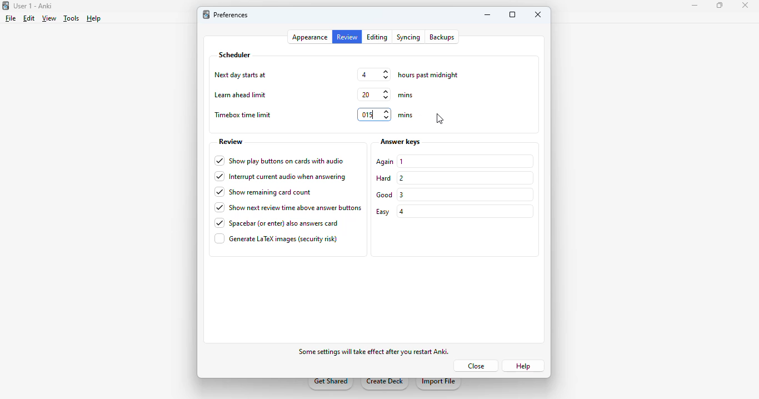 This screenshot has height=399, width=759. What do you see at coordinates (71, 18) in the screenshot?
I see `tools` at bounding box center [71, 18].